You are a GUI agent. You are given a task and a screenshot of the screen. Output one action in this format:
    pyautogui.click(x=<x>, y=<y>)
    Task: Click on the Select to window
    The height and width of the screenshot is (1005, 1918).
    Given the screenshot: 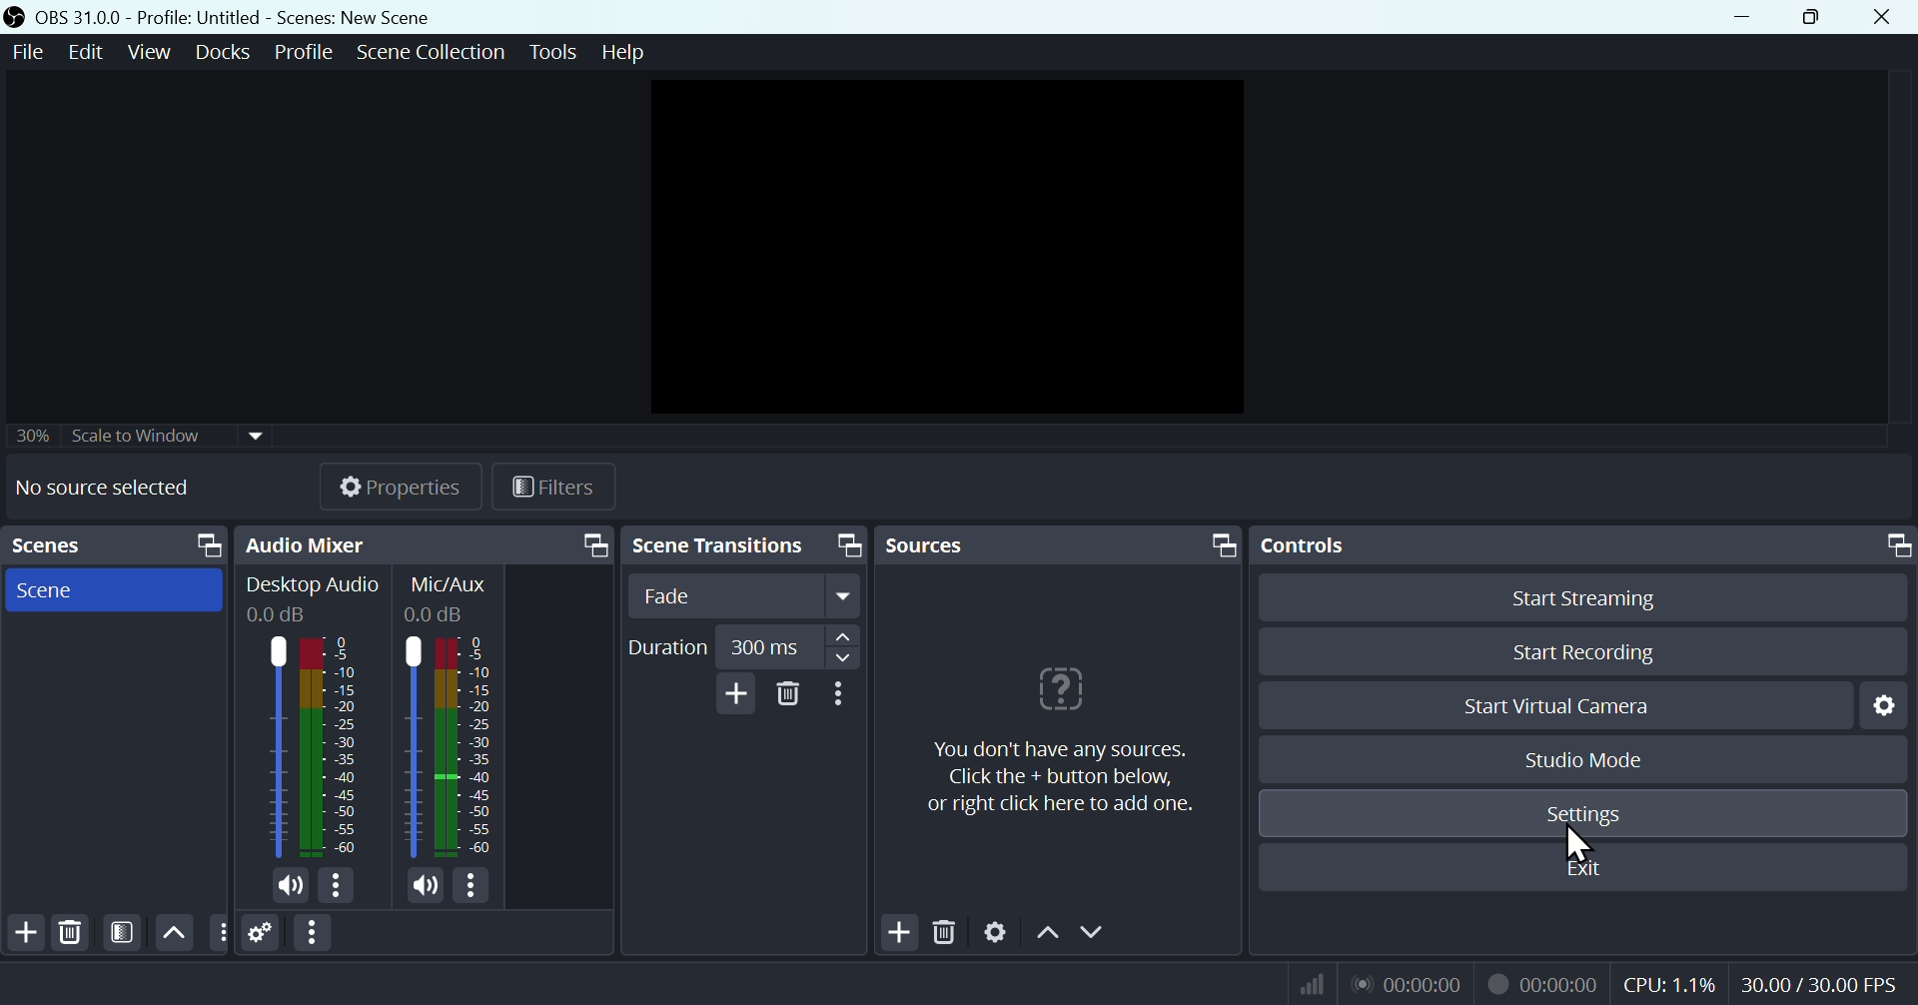 What is the action you would take?
    pyautogui.click(x=144, y=441)
    